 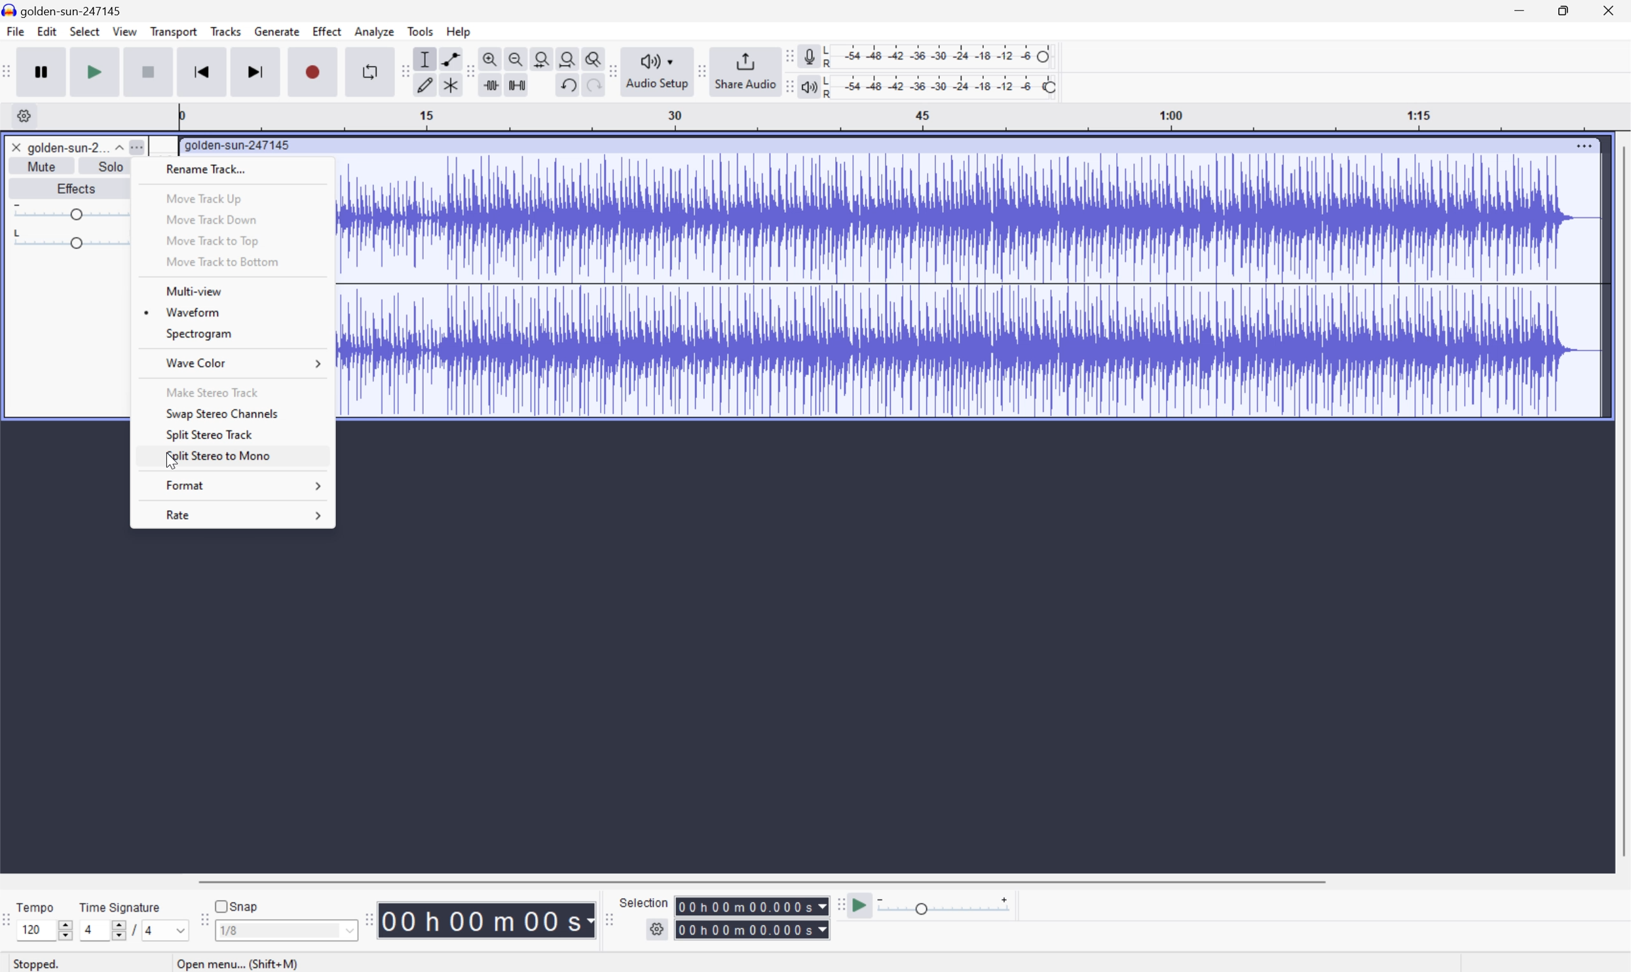 What do you see at coordinates (148, 72) in the screenshot?
I see `Stop` at bounding box center [148, 72].